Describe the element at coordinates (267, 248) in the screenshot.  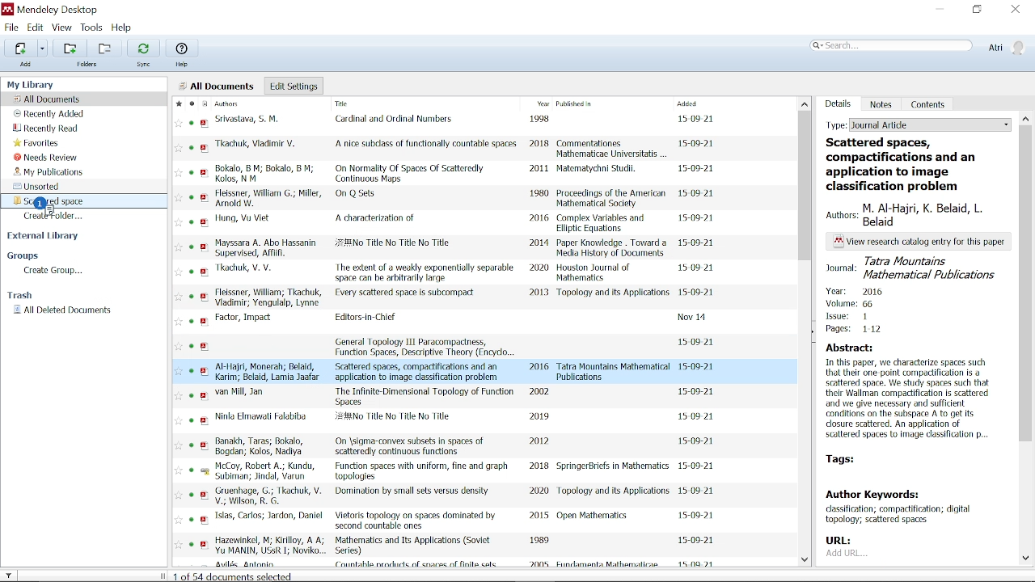
I see `authors` at that location.